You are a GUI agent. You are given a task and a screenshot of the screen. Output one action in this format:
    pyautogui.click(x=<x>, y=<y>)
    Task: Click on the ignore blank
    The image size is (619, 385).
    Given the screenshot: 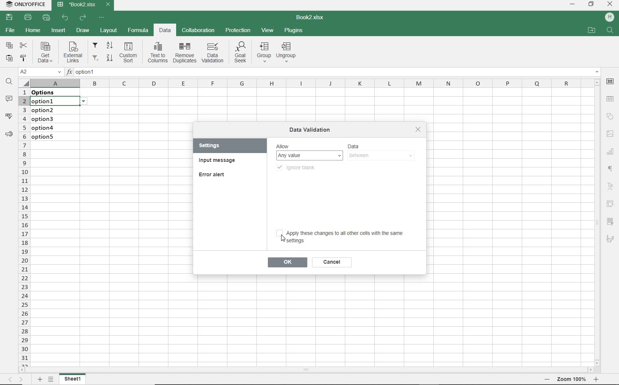 What is the action you would take?
    pyautogui.click(x=299, y=167)
    